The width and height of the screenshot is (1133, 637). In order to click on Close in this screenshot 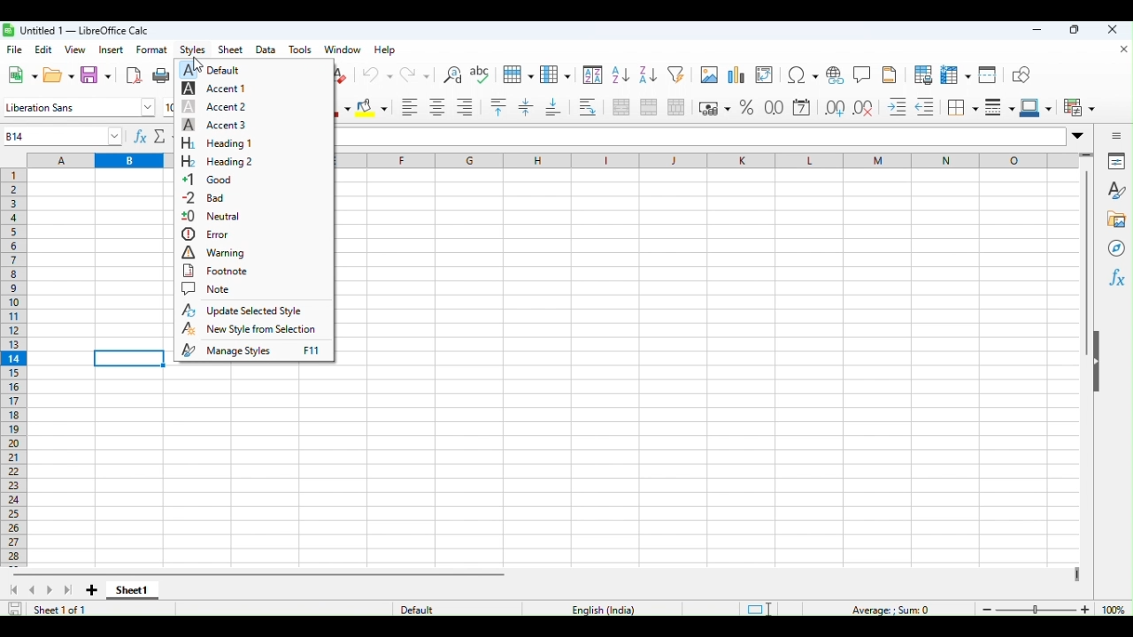, I will do `click(1113, 31)`.